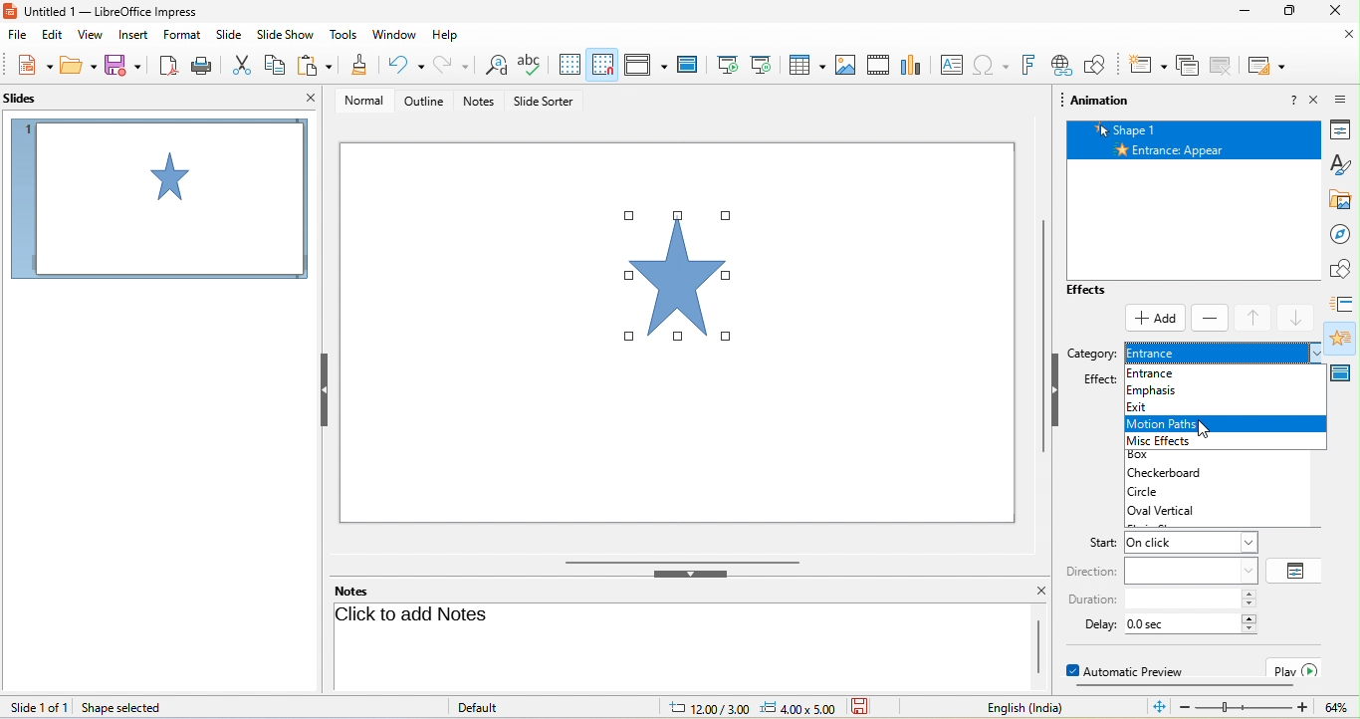  Describe the element at coordinates (1211, 318) in the screenshot. I see `remove effect` at that location.